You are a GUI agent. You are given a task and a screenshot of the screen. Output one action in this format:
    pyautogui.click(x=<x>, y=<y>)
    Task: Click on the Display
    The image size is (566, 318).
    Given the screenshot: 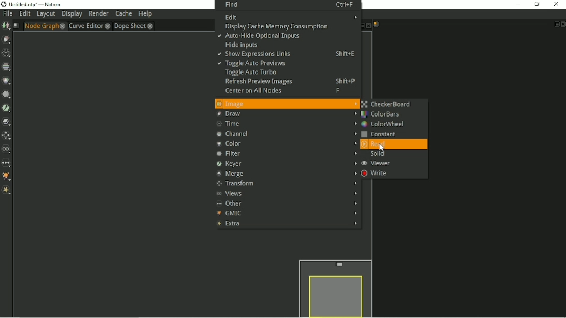 What is the action you would take?
    pyautogui.click(x=72, y=15)
    